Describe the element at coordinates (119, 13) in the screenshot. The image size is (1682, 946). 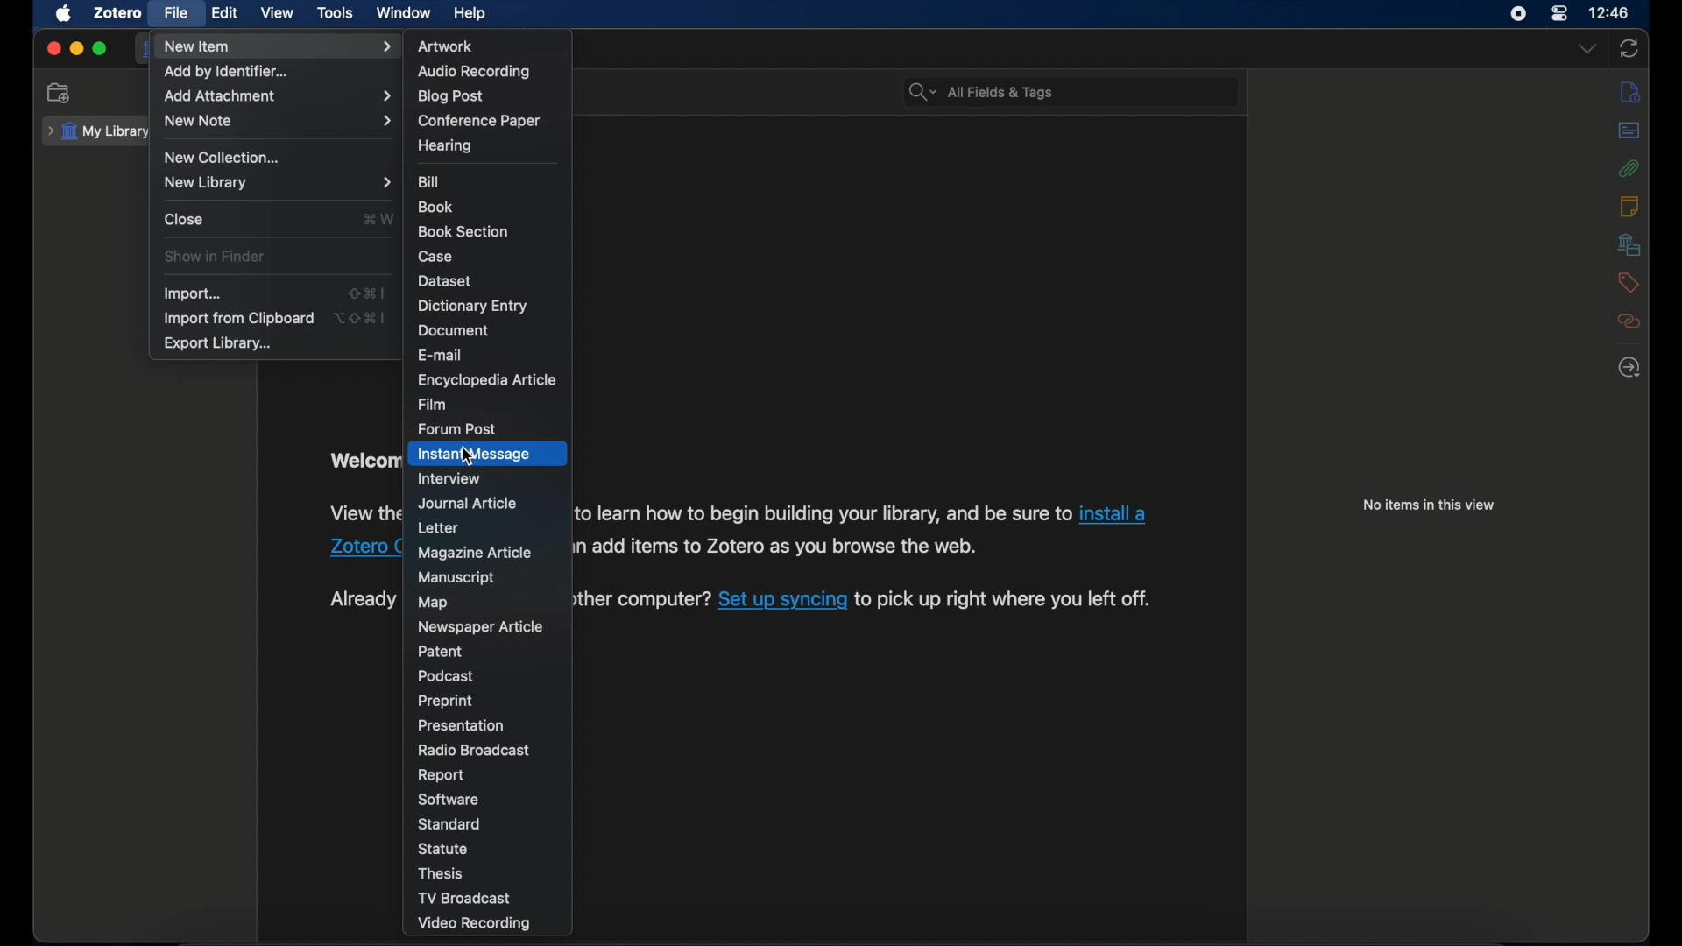
I see `zotero` at that location.